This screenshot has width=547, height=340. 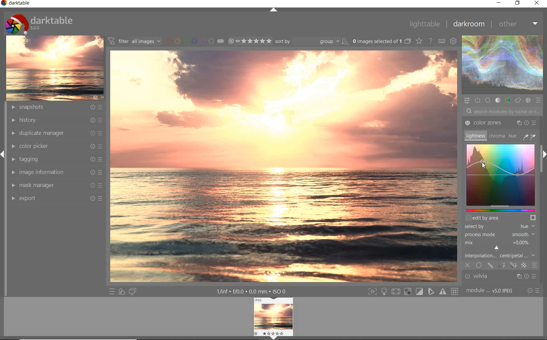 What do you see at coordinates (498, 100) in the screenshot?
I see `TONE ` at bounding box center [498, 100].